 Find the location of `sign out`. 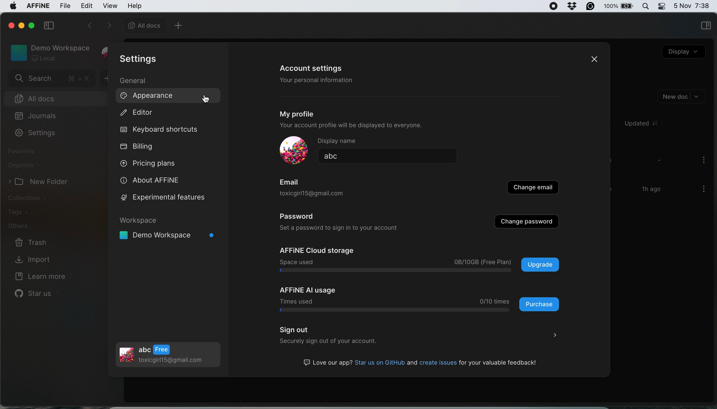

sign out is located at coordinates (310, 330).